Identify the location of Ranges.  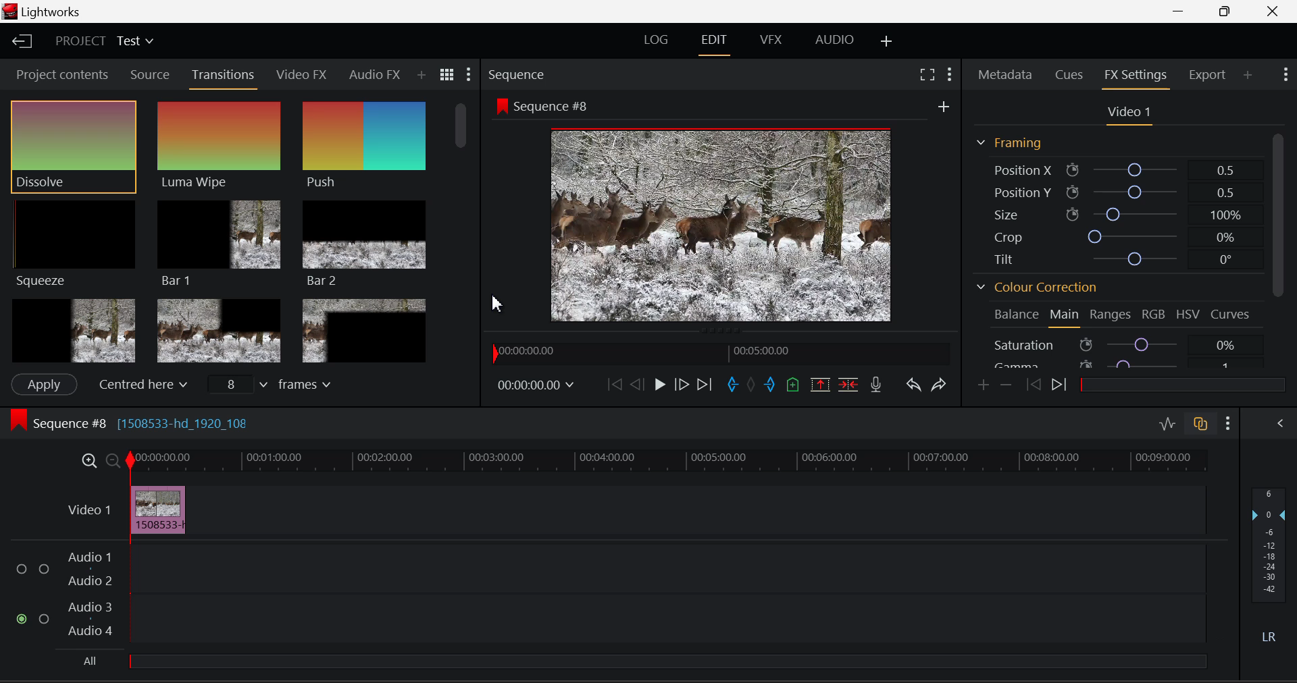
(1112, 316).